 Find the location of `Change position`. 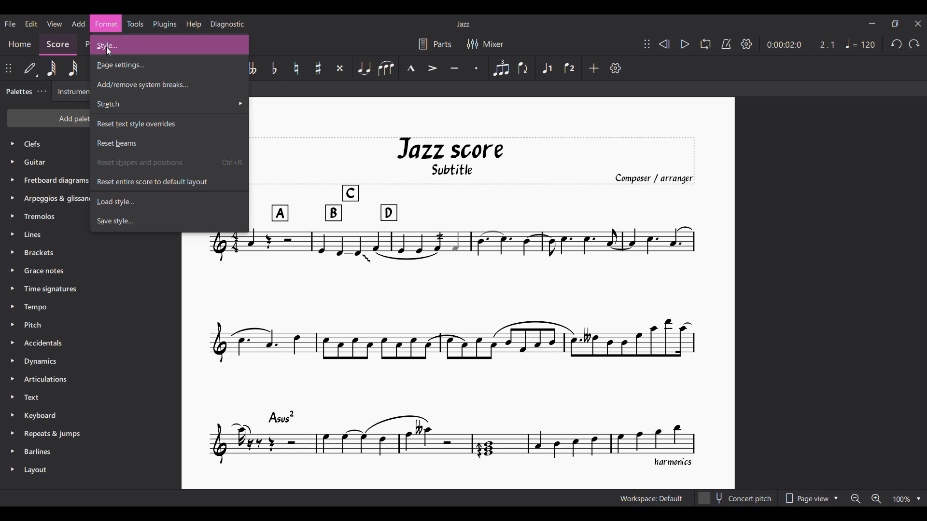

Change position is located at coordinates (8, 68).